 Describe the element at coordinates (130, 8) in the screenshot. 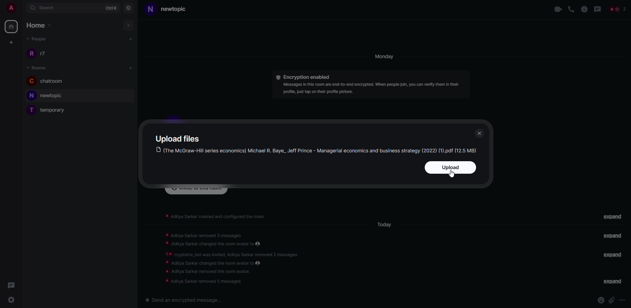

I see `navigator` at that location.